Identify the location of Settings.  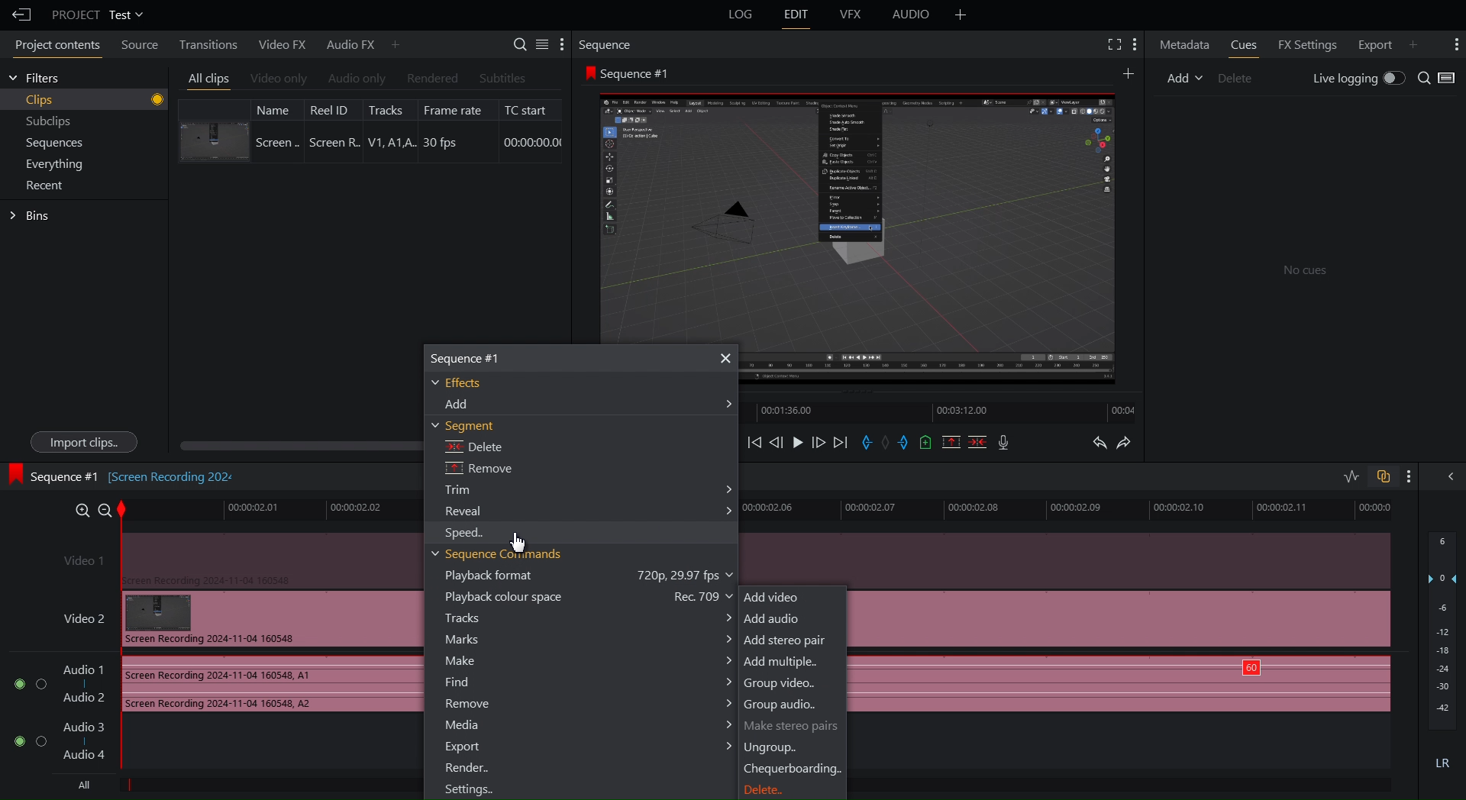
(540, 44).